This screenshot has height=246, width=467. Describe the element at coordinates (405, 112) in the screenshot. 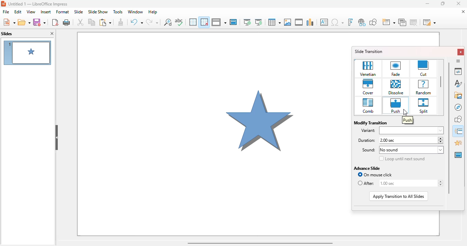

I see `cursor` at that location.